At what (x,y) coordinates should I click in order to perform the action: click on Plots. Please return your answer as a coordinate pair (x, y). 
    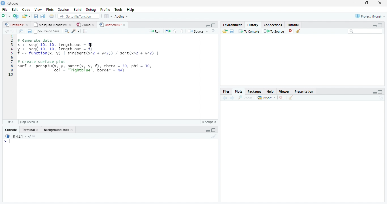
    Looking at the image, I should click on (50, 9).